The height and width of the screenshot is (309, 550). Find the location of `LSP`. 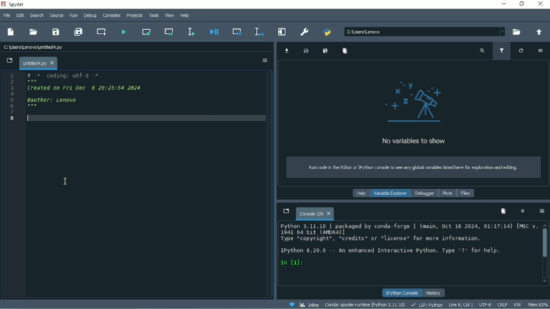

LSP is located at coordinates (427, 305).